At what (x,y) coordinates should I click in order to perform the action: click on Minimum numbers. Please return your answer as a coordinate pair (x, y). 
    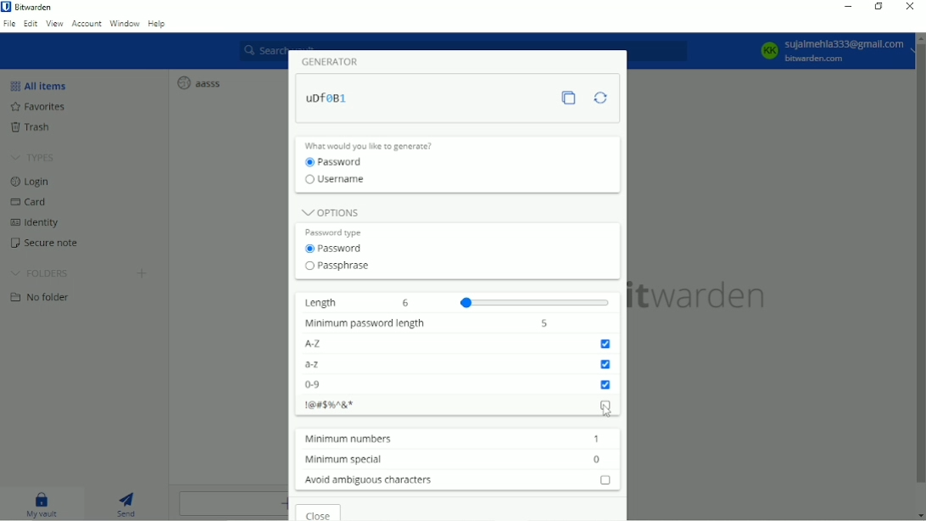
    Looking at the image, I should click on (348, 440).